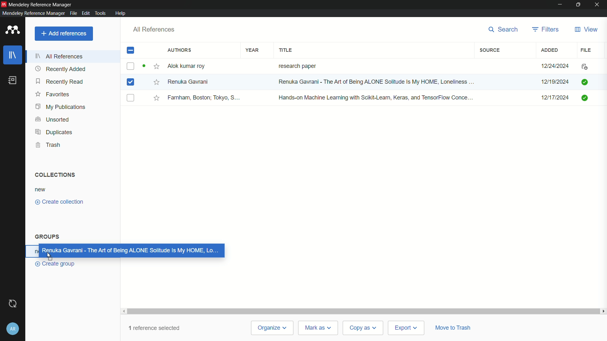  I want to click on Renuka gavrani - The Artn of..., so click(374, 82).